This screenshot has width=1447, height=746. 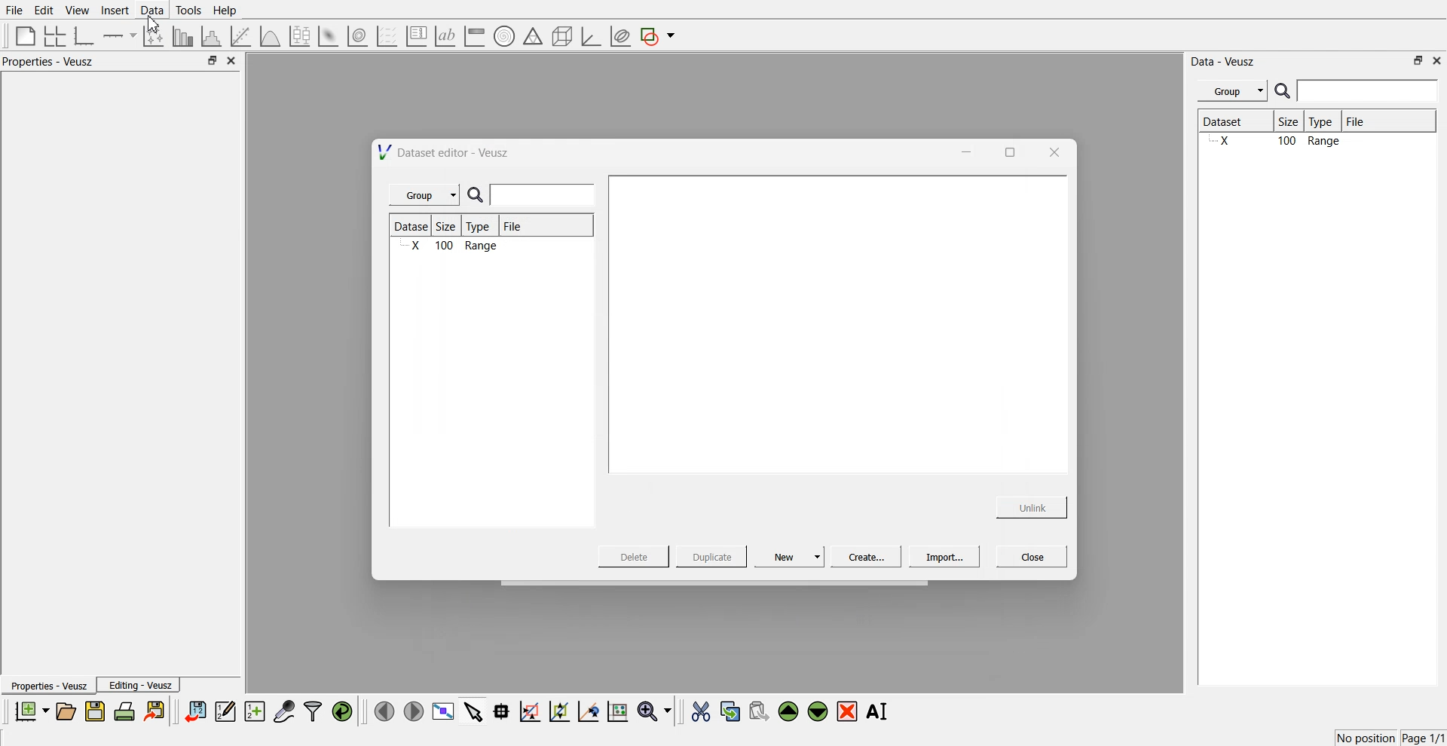 I want to click on Type, so click(x=1325, y=122).